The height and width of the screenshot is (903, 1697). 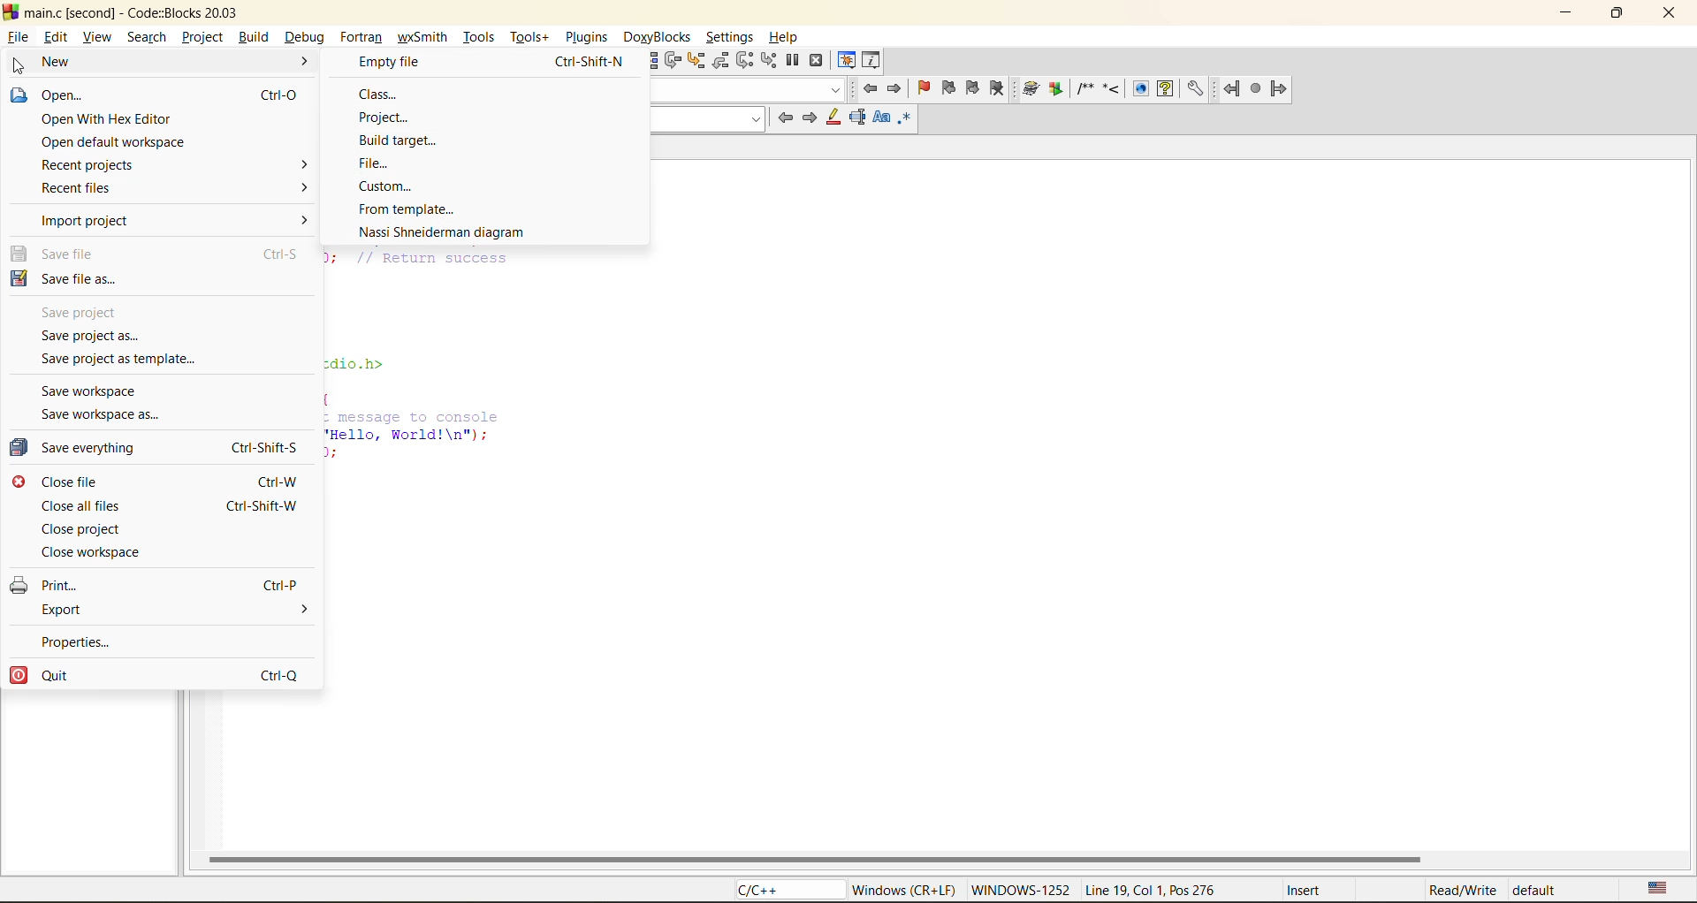 I want to click on >, so click(x=297, y=163).